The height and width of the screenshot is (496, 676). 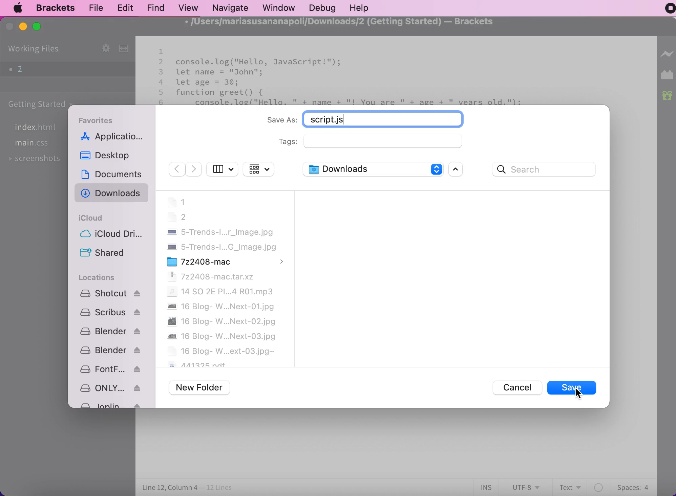 What do you see at coordinates (161, 82) in the screenshot?
I see `4` at bounding box center [161, 82].